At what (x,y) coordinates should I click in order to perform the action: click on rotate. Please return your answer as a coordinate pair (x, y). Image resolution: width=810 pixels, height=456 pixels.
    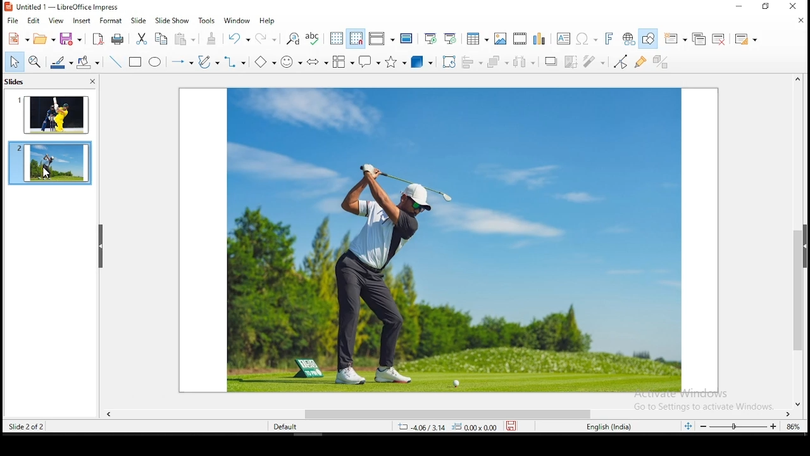
    Looking at the image, I should click on (449, 63).